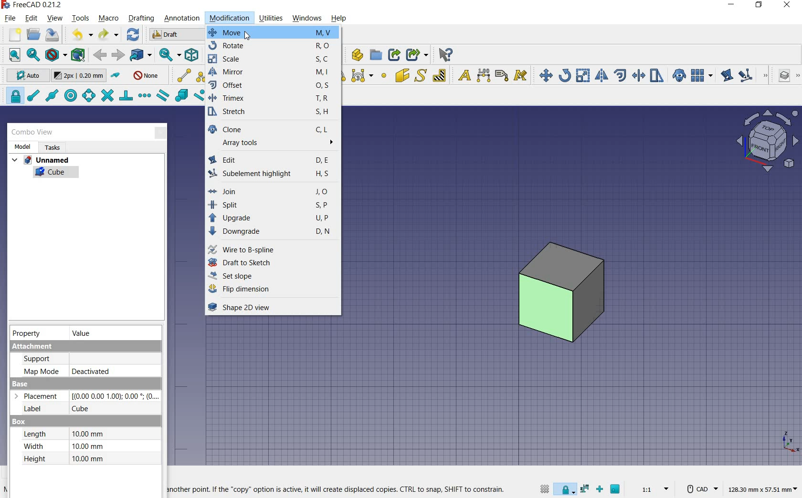 This screenshot has height=498, width=802. What do you see at coordinates (63, 446) in the screenshot?
I see `Width: 10.00 mm` at bounding box center [63, 446].